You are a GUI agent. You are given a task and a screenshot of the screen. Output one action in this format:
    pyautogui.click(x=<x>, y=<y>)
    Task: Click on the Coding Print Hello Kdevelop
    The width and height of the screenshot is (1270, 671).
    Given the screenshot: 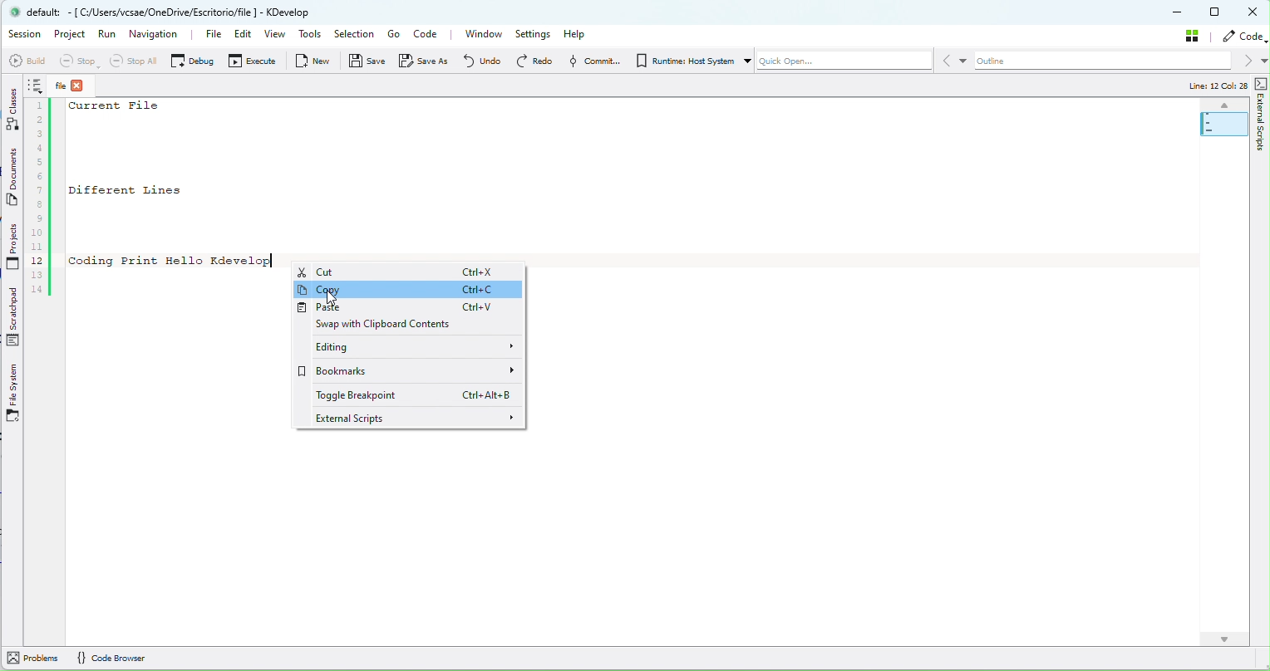 What is the action you would take?
    pyautogui.click(x=170, y=261)
    